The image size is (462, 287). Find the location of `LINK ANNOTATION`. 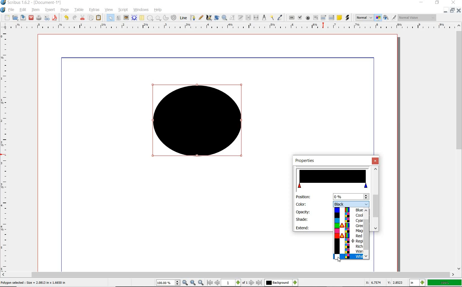

LINK ANNOTATION is located at coordinates (348, 18).